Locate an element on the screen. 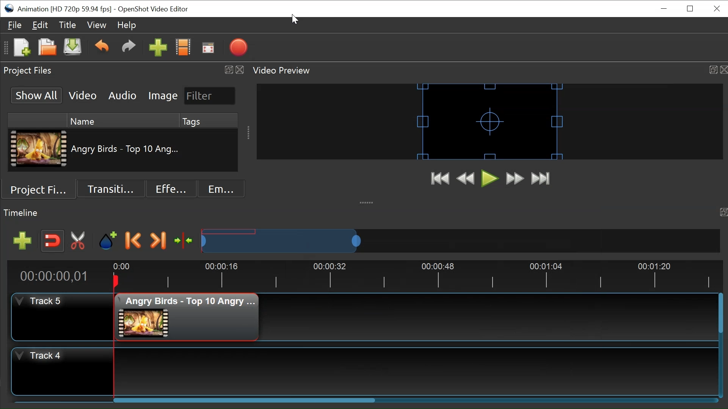  Tags is located at coordinates (209, 121).